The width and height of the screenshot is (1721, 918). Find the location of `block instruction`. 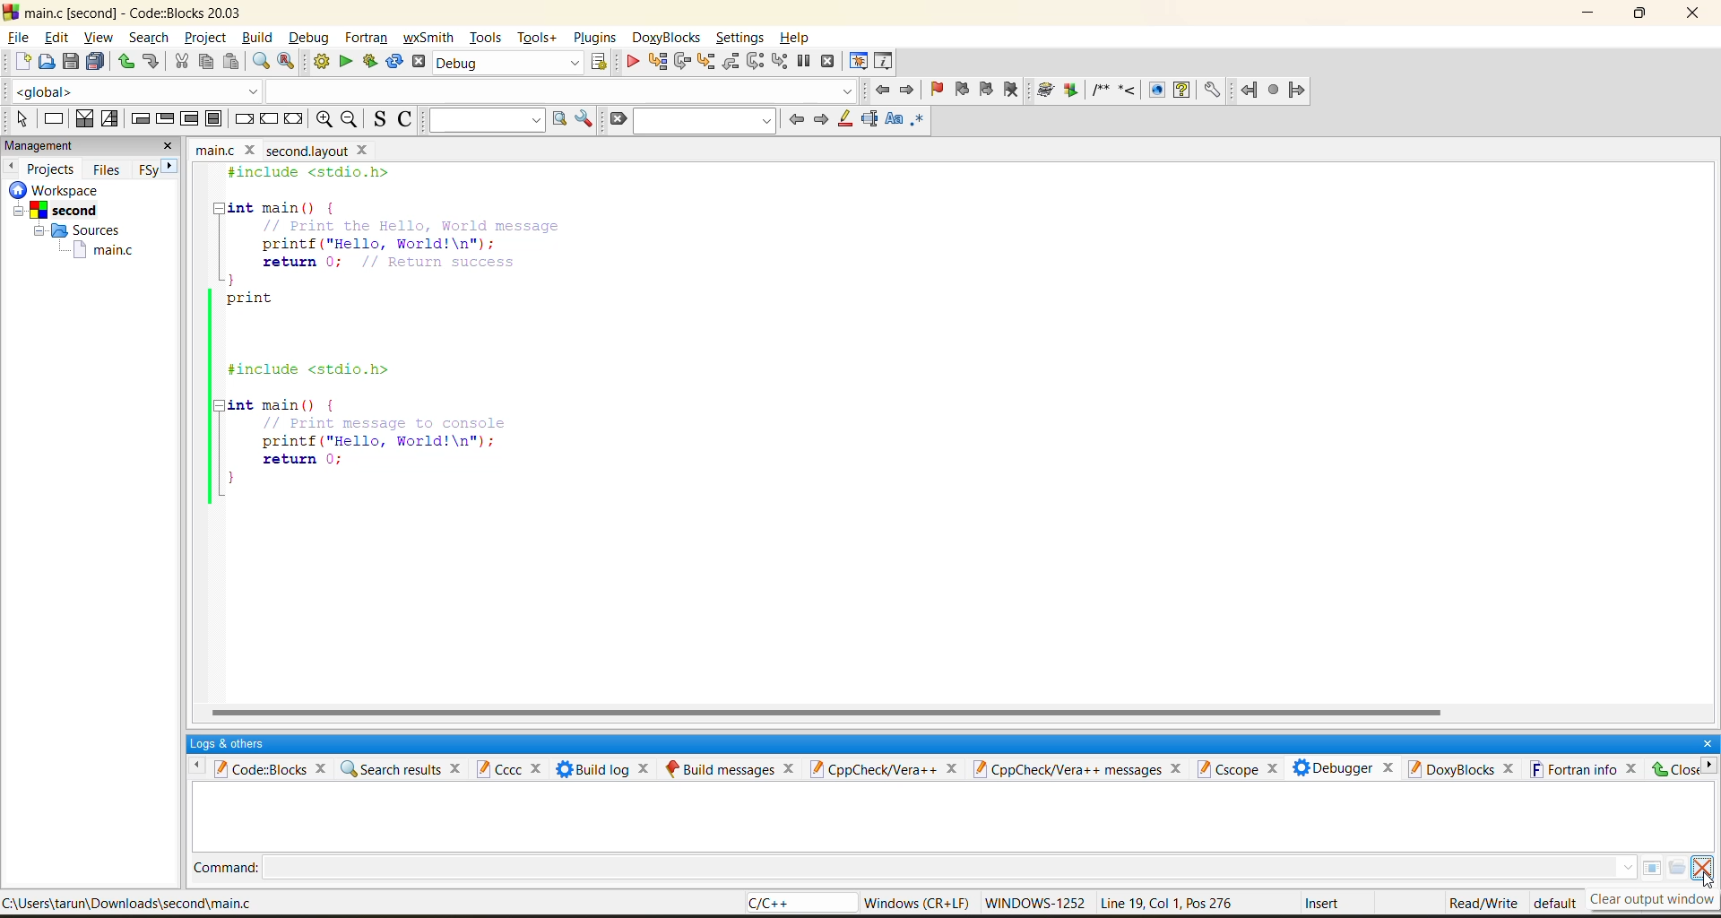

block instruction is located at coordinates (213, 118).